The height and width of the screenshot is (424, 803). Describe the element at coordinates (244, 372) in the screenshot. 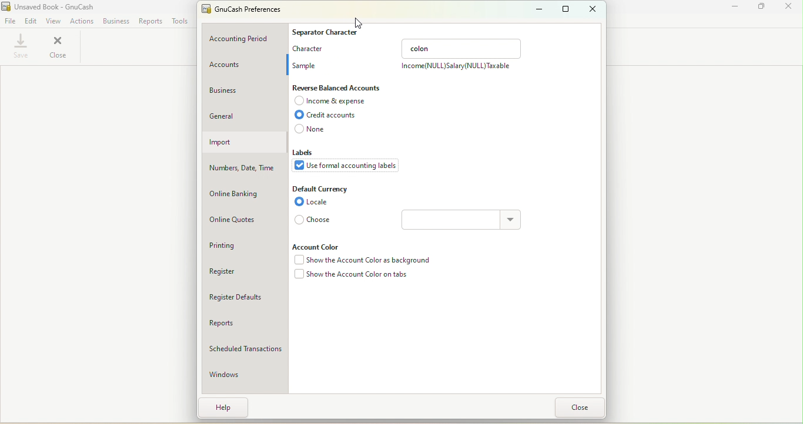

I see `Windows` at that location.